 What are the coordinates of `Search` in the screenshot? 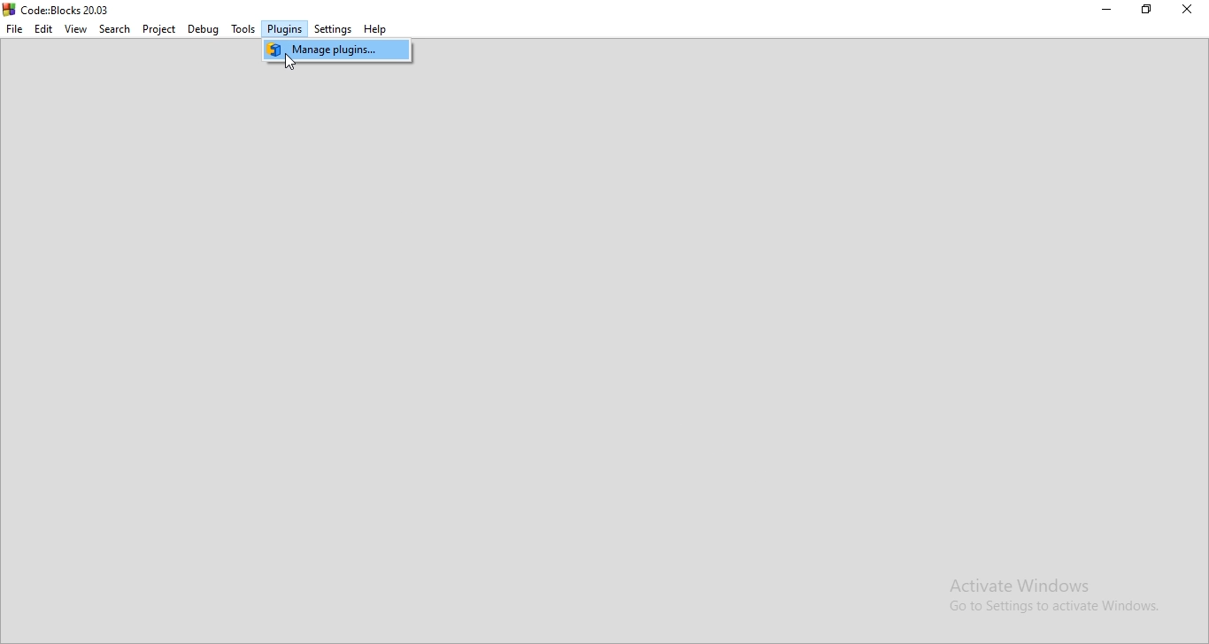 It's located at (113, 30).